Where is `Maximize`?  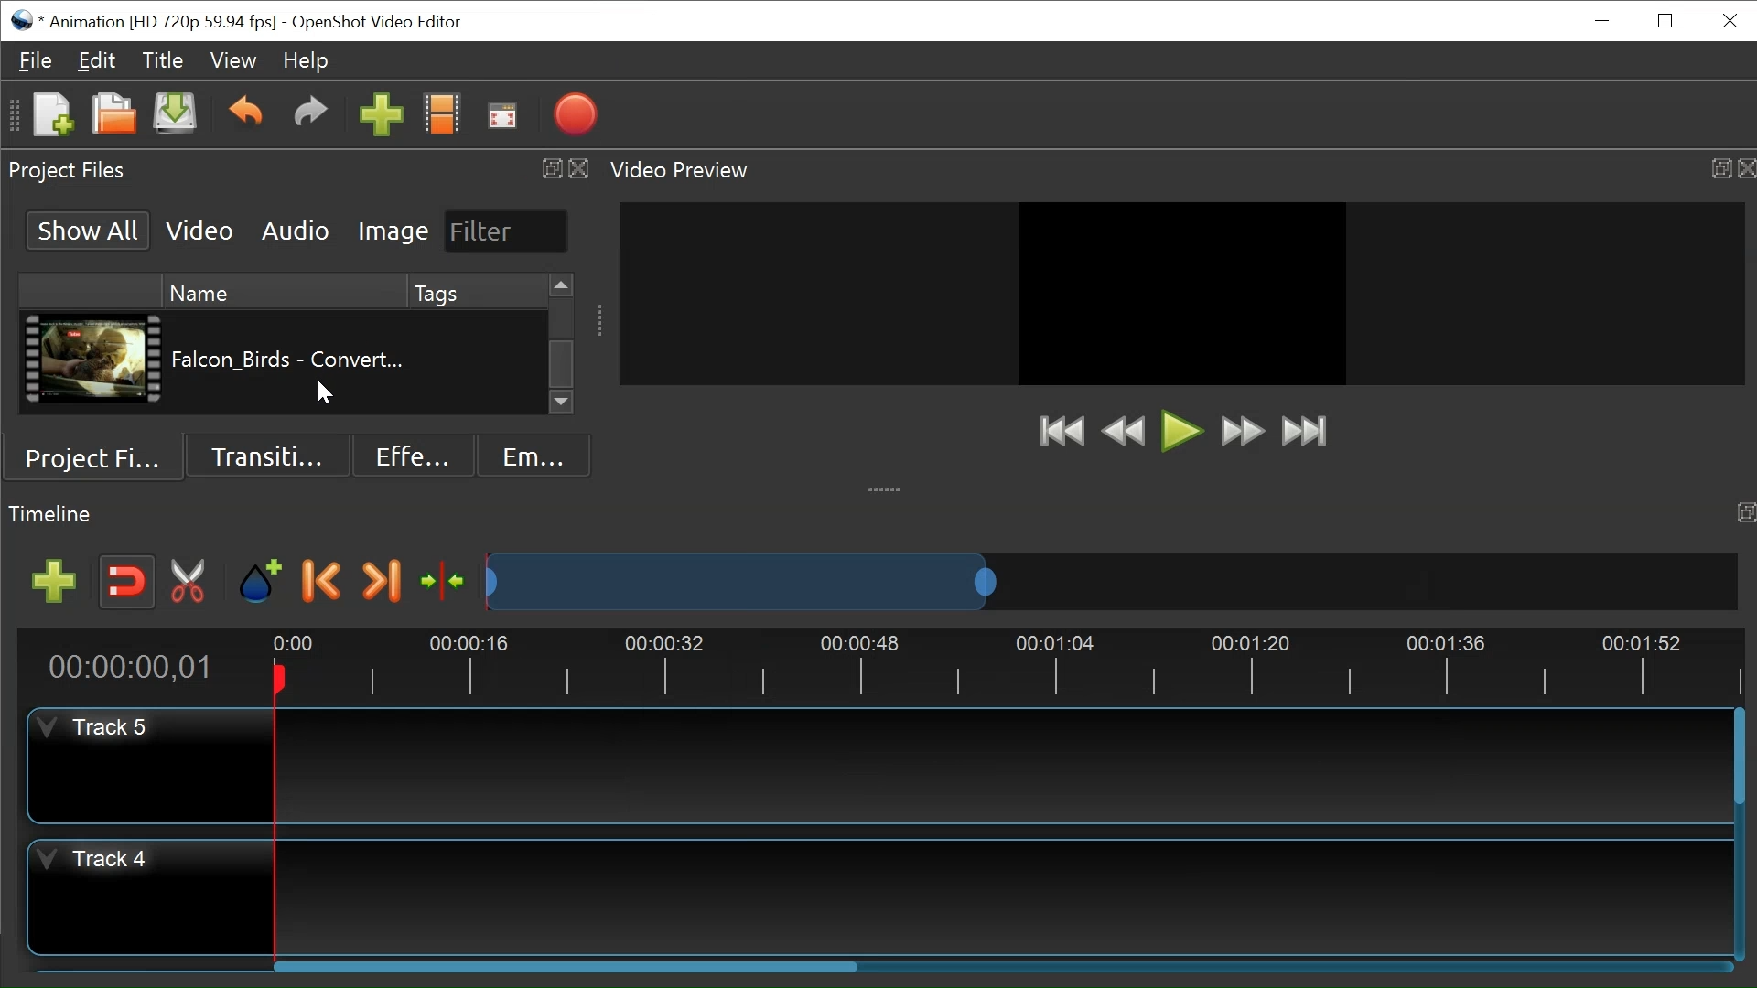 Maximize is located at coordinates (1720, 168).